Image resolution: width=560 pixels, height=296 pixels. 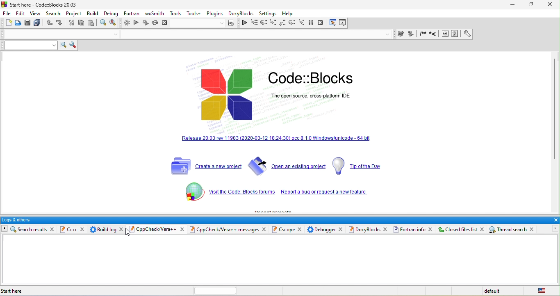 What do you see at coordinates (321, 23) in the screenshot?
I see `stop debugger` at bounding box center [321, 23].